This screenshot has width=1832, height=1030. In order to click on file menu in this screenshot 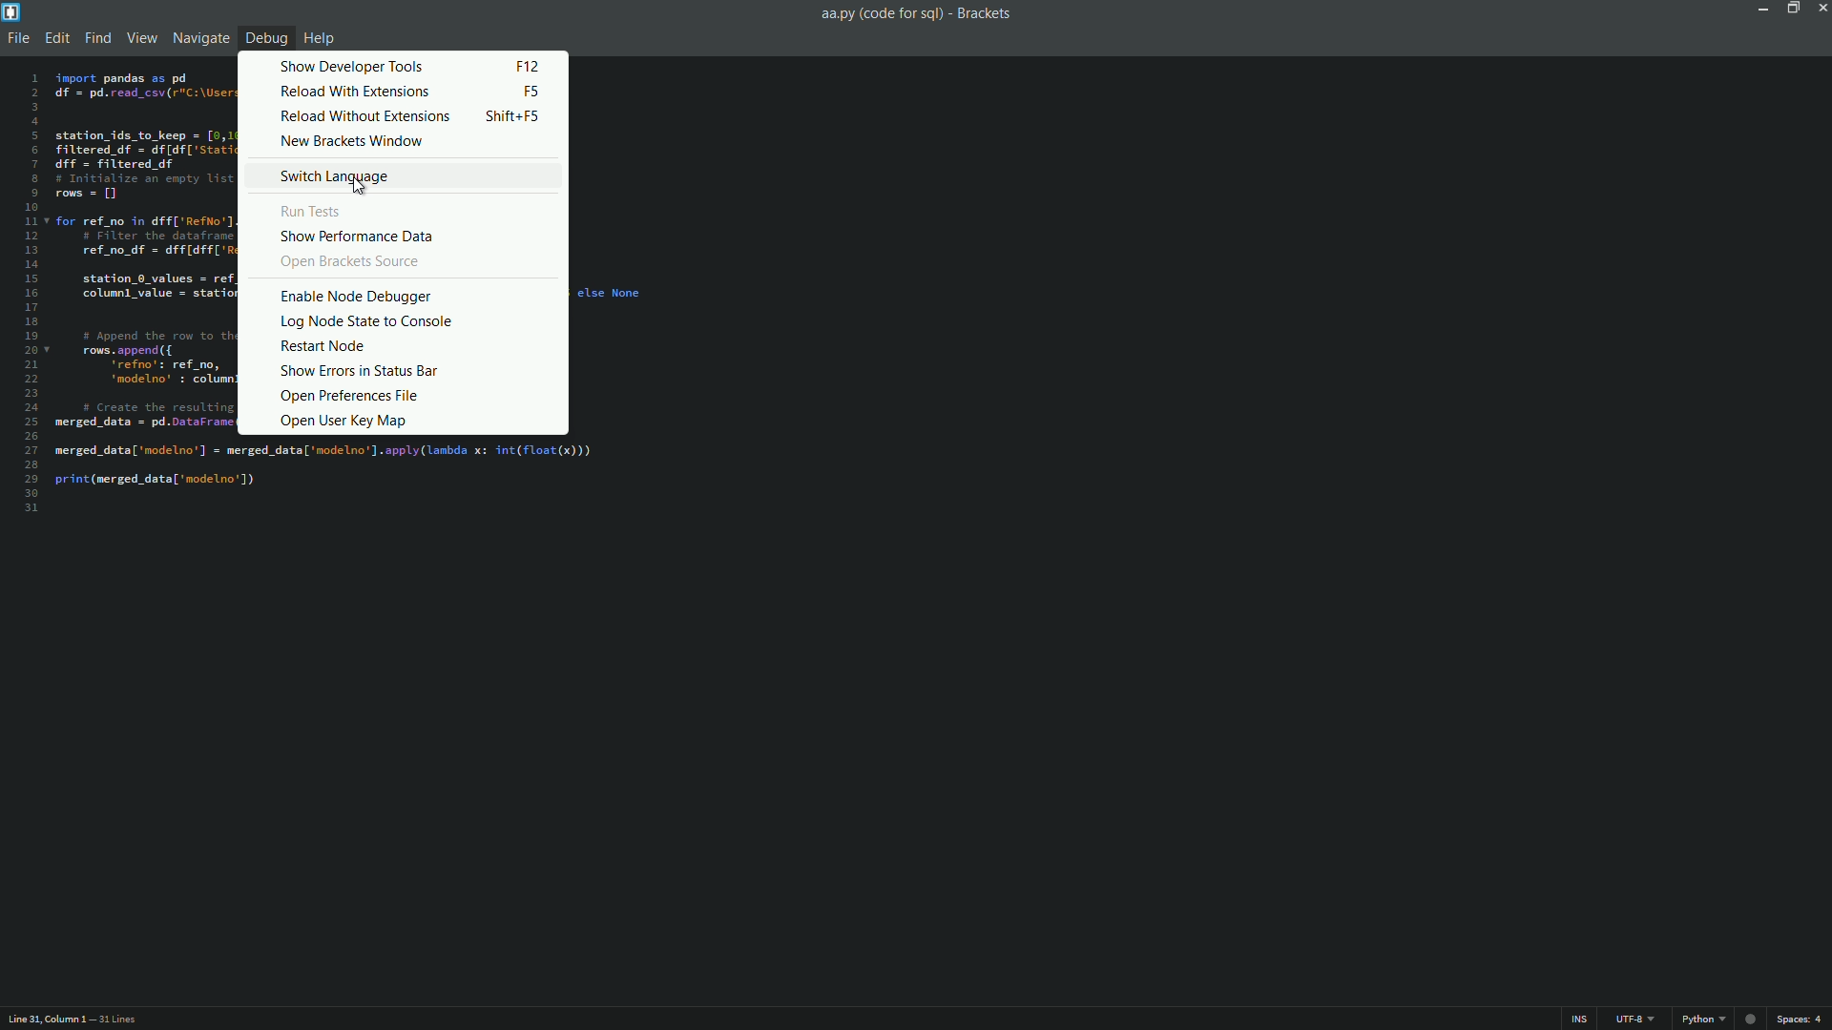, I will do `click(22, 39)`.